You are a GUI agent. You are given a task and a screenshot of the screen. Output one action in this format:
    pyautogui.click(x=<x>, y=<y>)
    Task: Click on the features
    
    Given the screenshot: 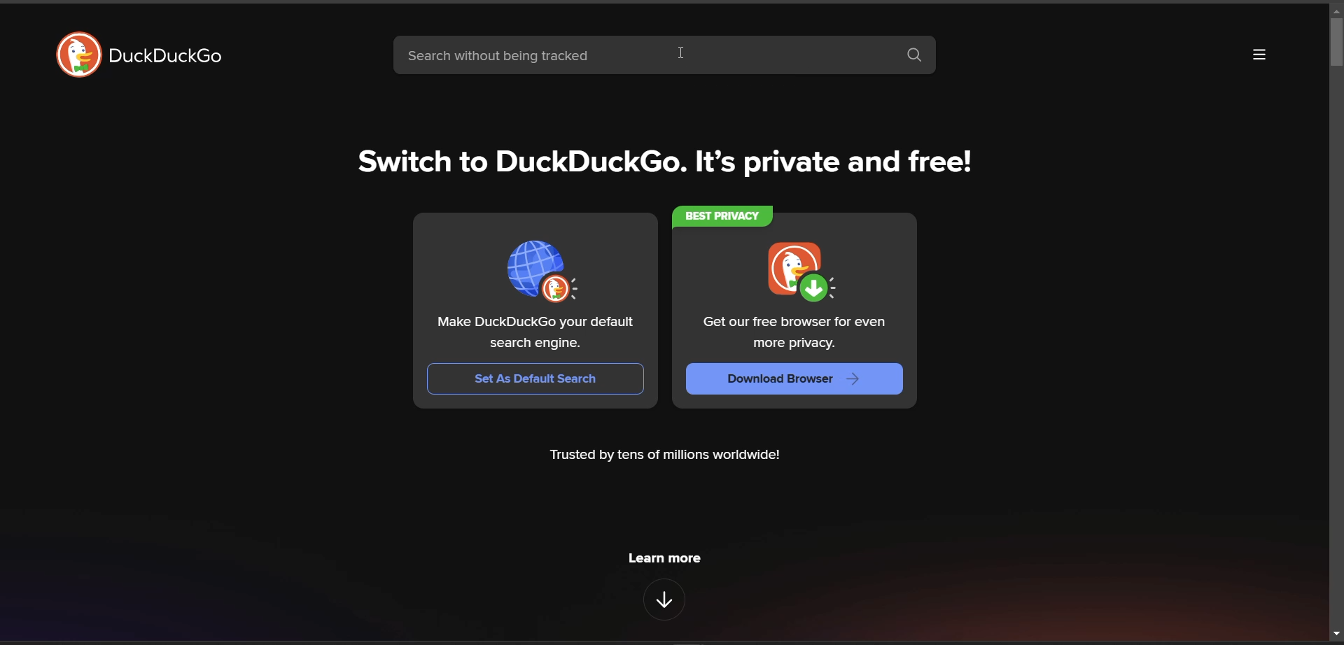 What is the action you would take?
    pyautogui.click(x=668, y=599)
    